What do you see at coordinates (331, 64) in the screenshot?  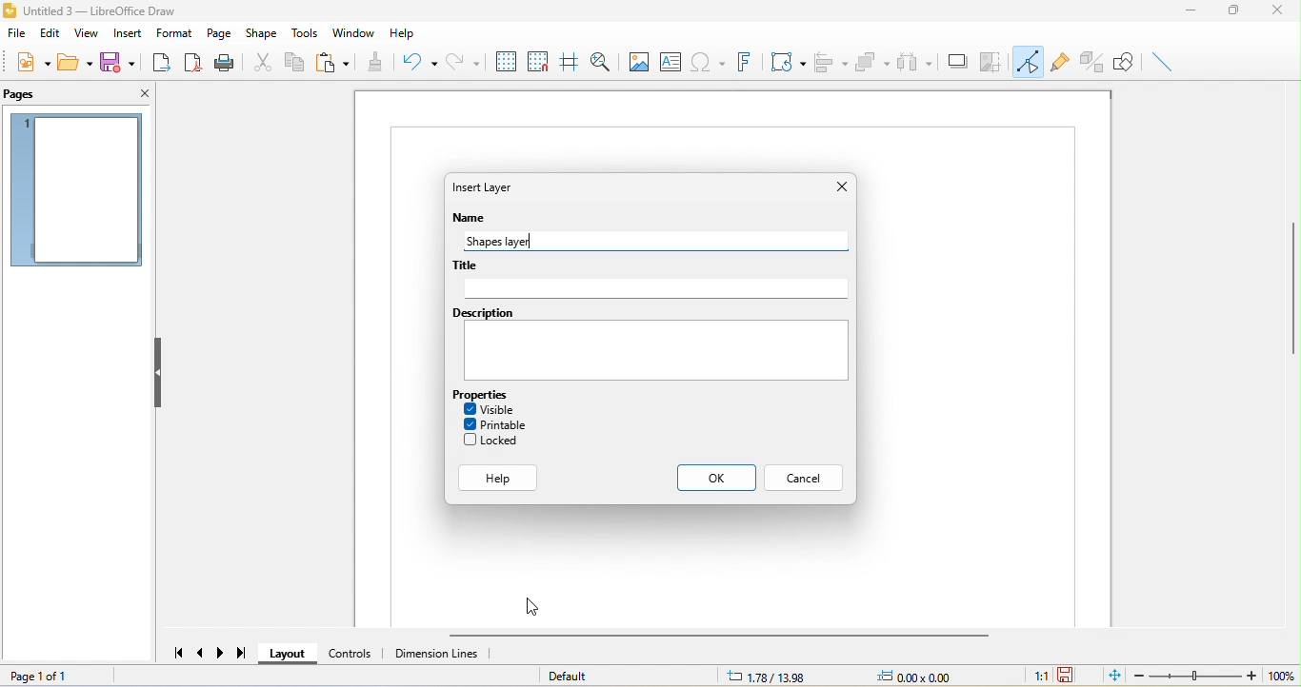 I see `paste` at bounding box center [331, 64].